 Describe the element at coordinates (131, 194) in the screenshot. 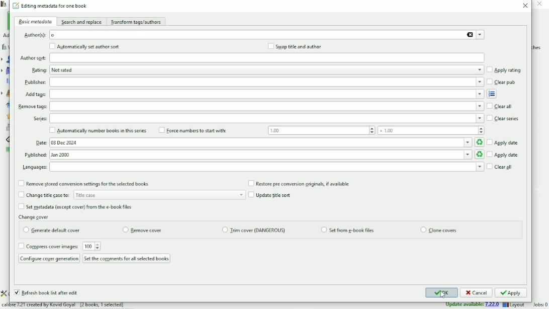

I see `Change title case to` at that location.